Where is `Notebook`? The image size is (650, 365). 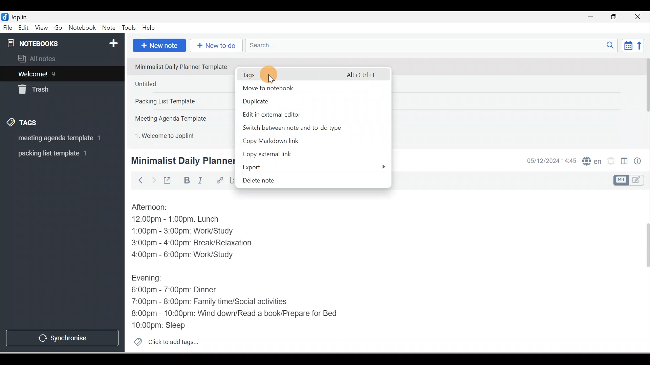
Notebook is located at coordinates (82, 28).